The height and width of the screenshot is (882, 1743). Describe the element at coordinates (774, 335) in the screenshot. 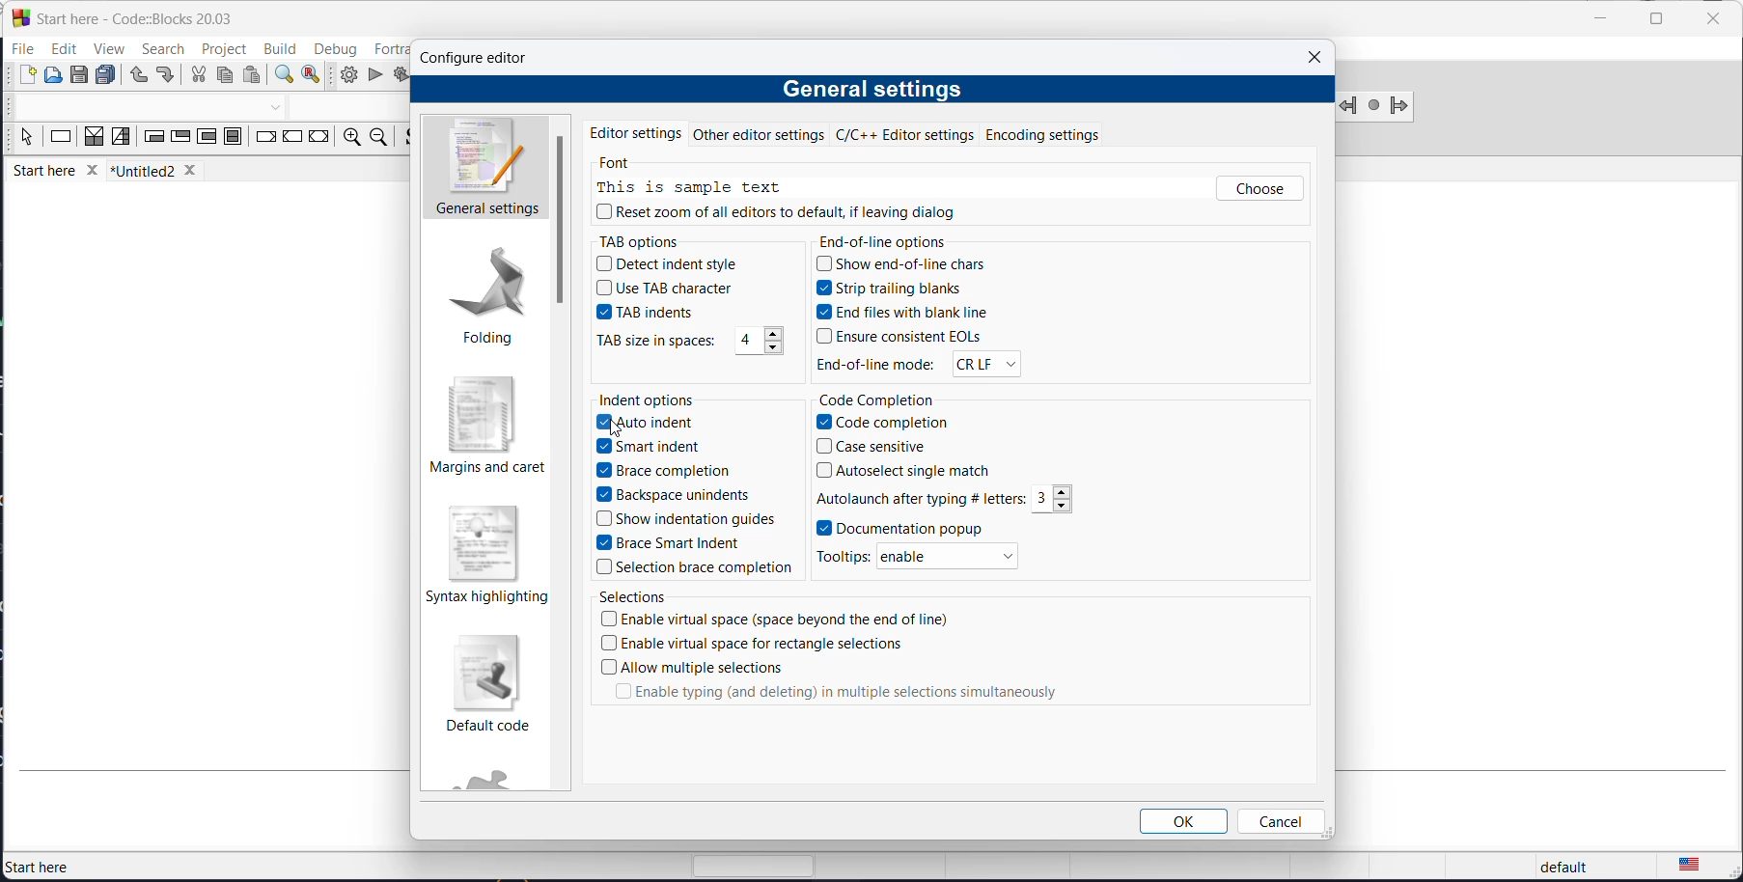

I see `increment tab size n spaces` at that location.